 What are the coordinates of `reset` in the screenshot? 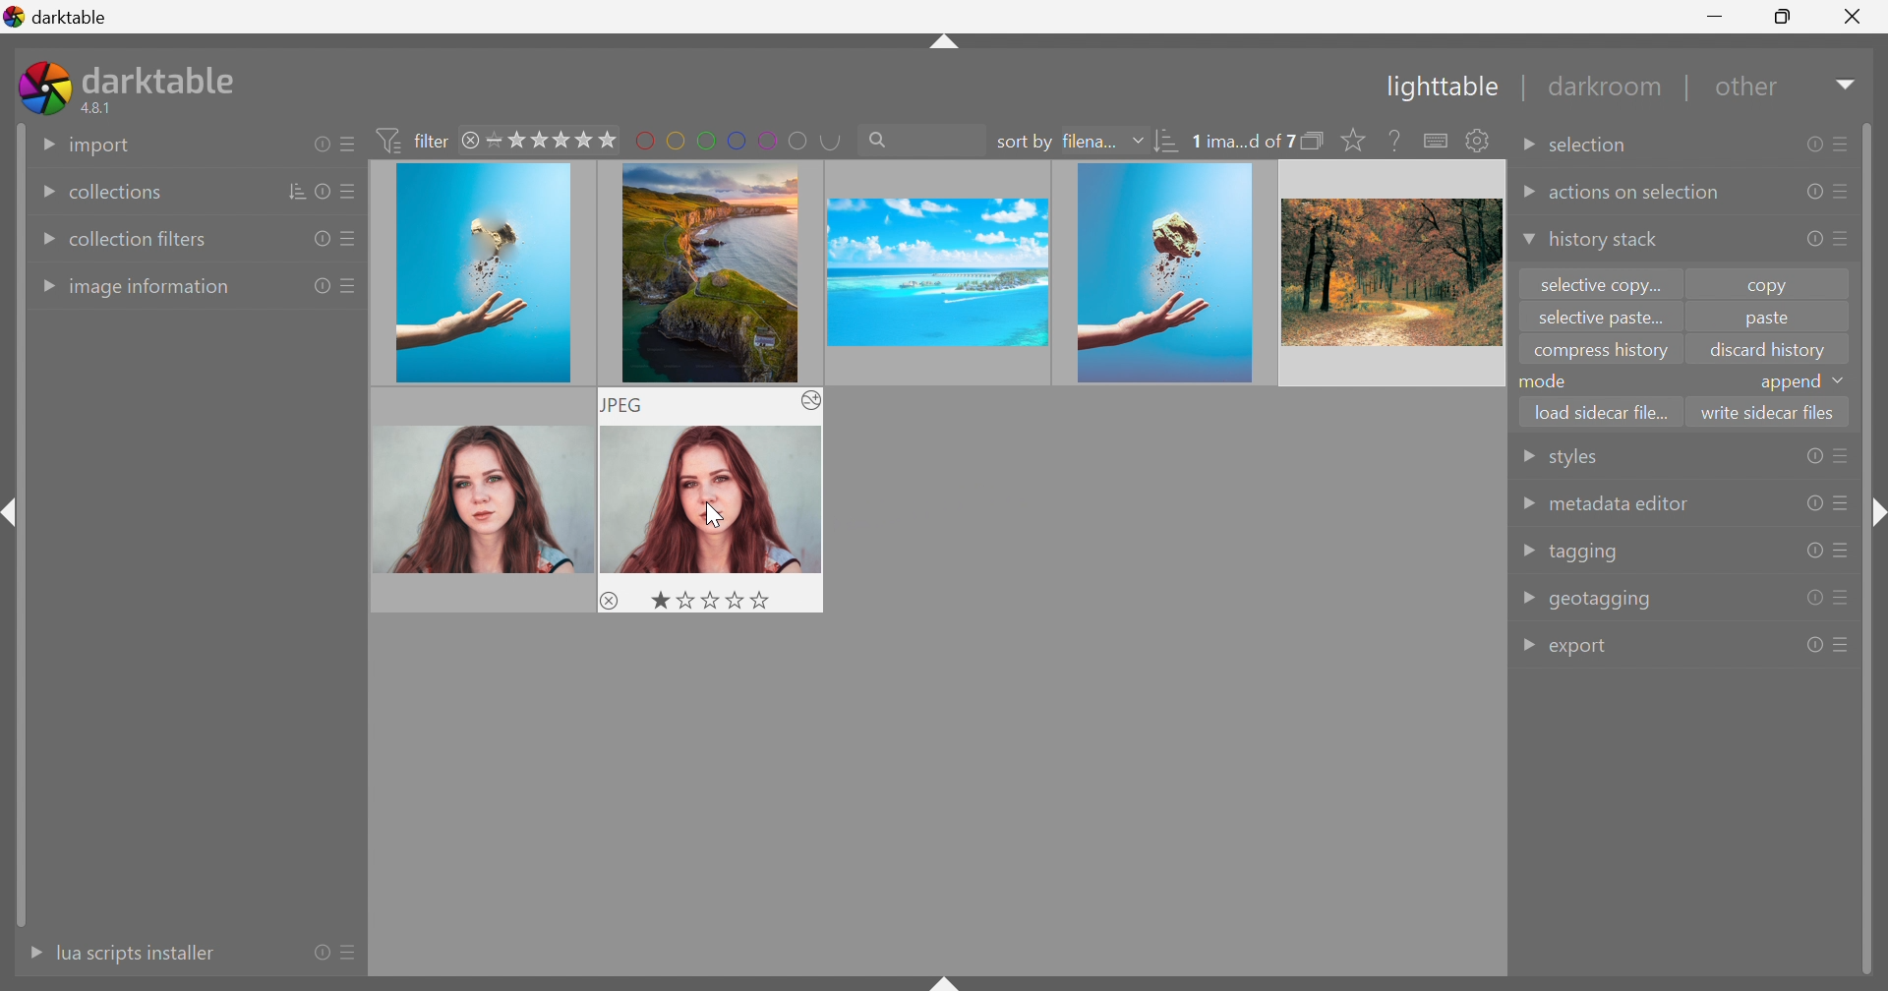 It's located at (1813, 503).